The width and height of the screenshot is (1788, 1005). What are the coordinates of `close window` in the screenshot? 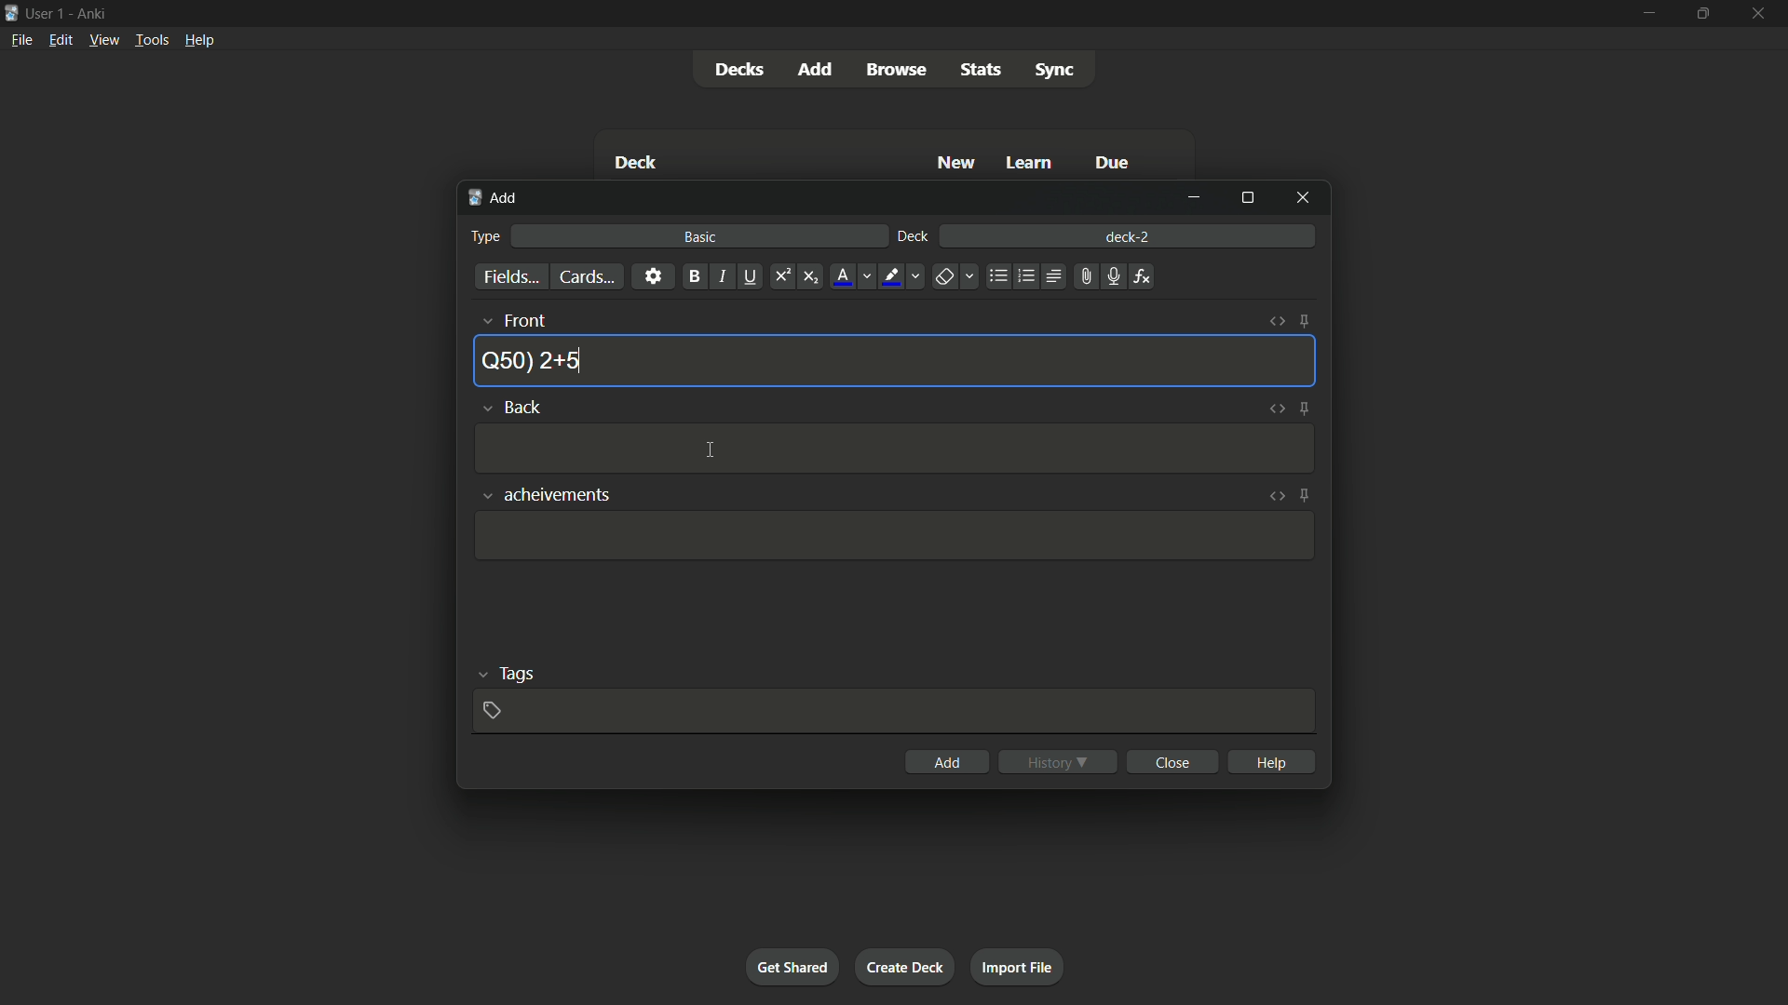 It's located at (1301, 199).